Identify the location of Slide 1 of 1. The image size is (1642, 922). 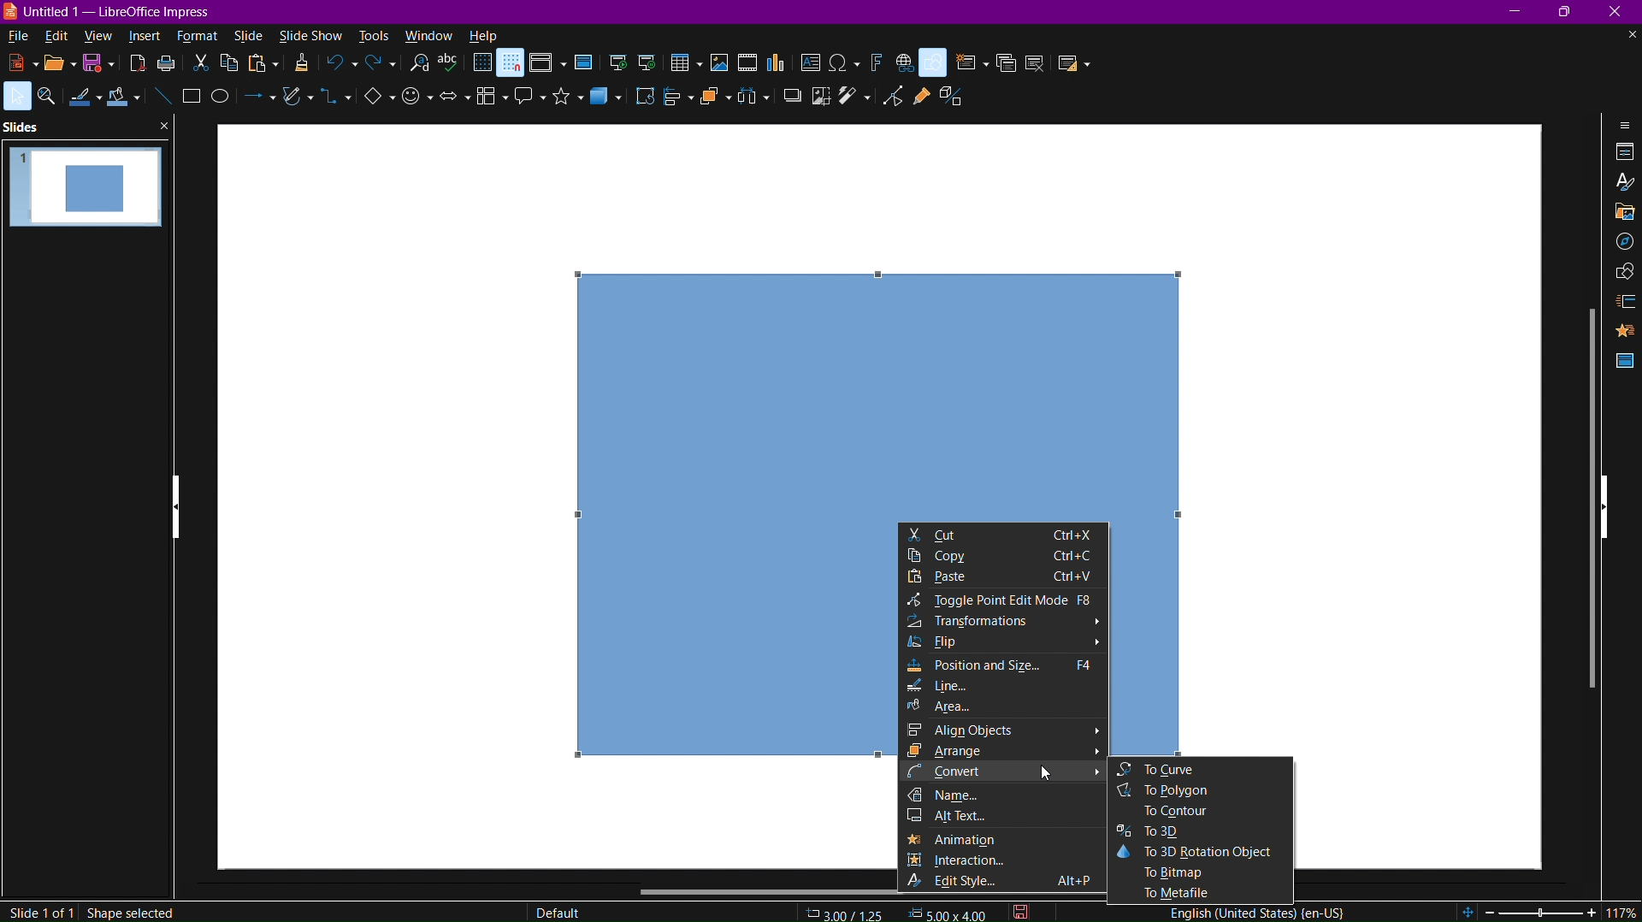
(44, 910).